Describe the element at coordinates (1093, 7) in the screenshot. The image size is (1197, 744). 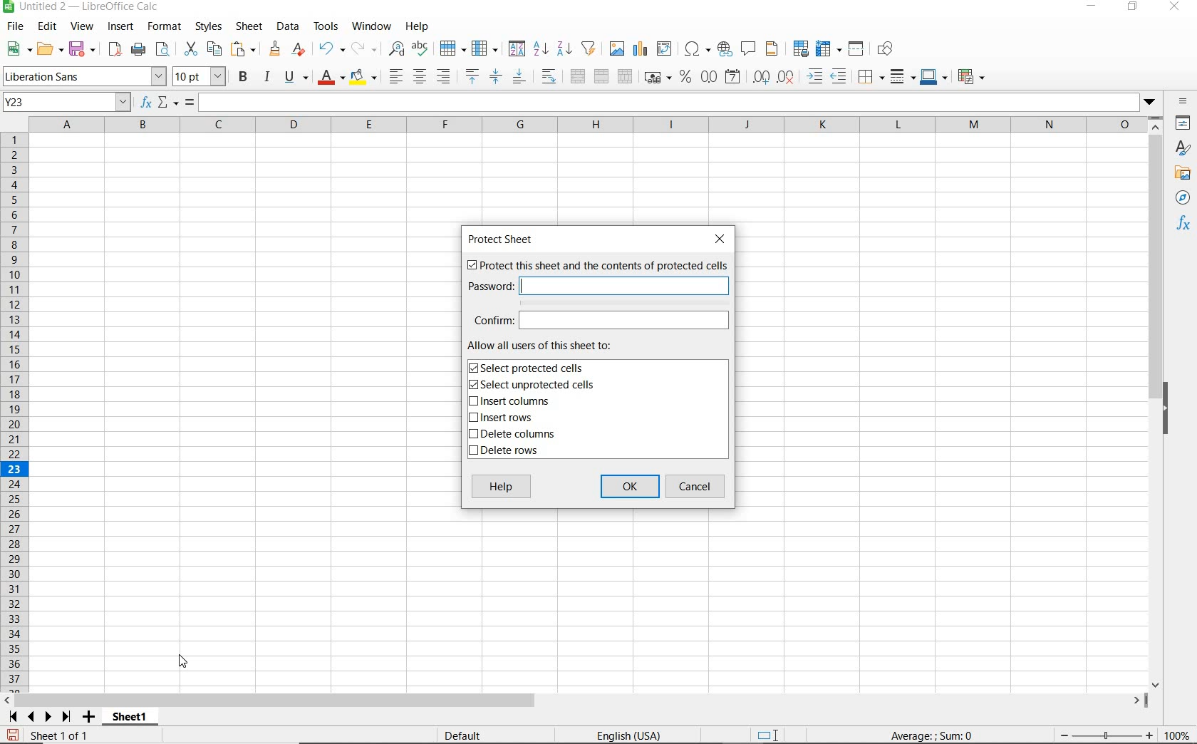
I see `MINIMIZE` at that location.